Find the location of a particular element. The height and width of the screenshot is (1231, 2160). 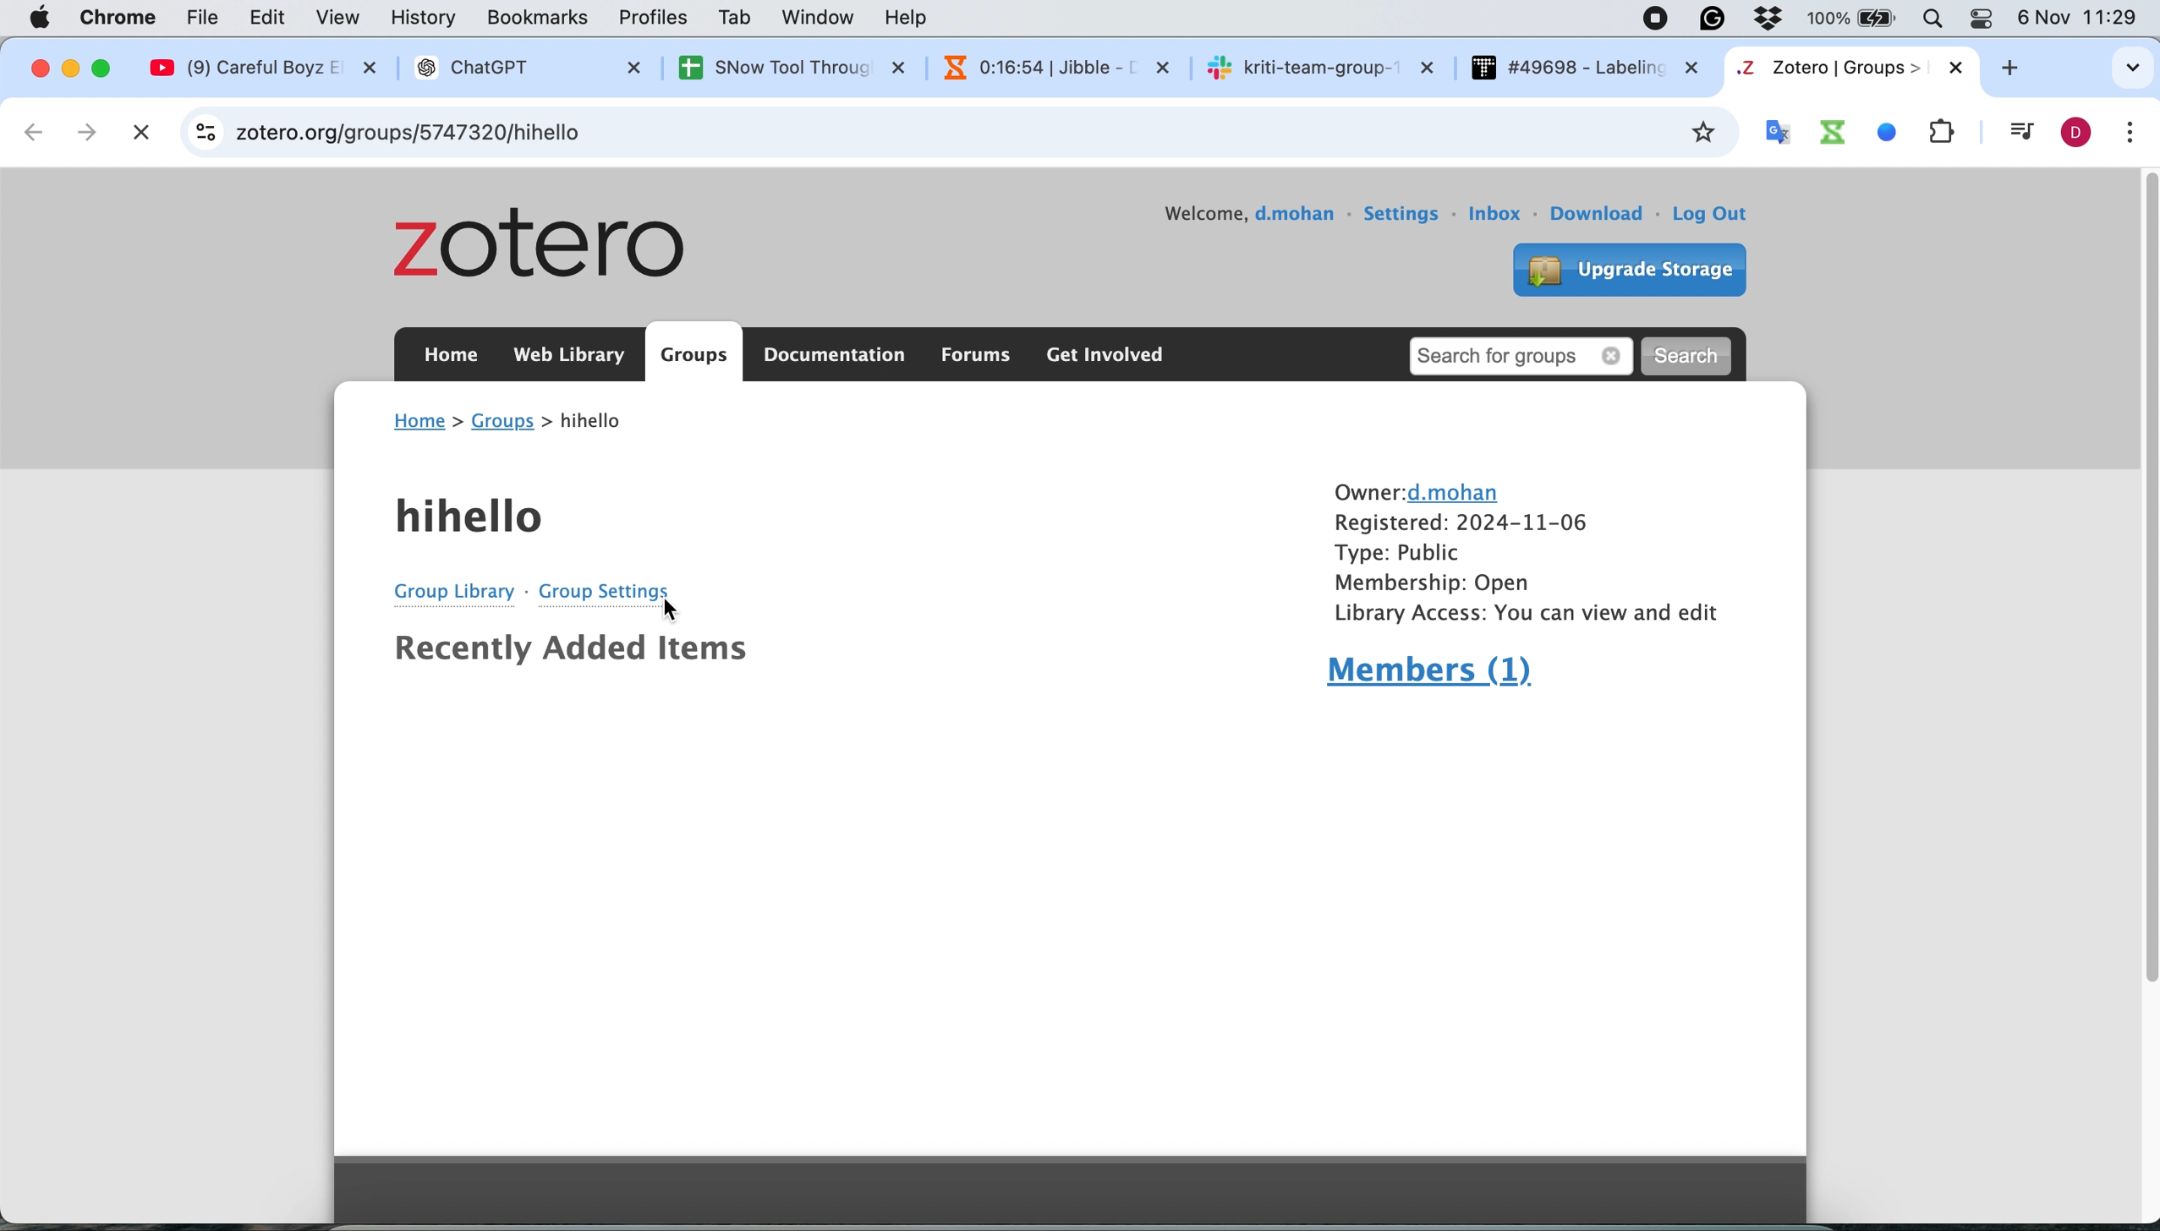

cancel is located at coordinates (141, 129).